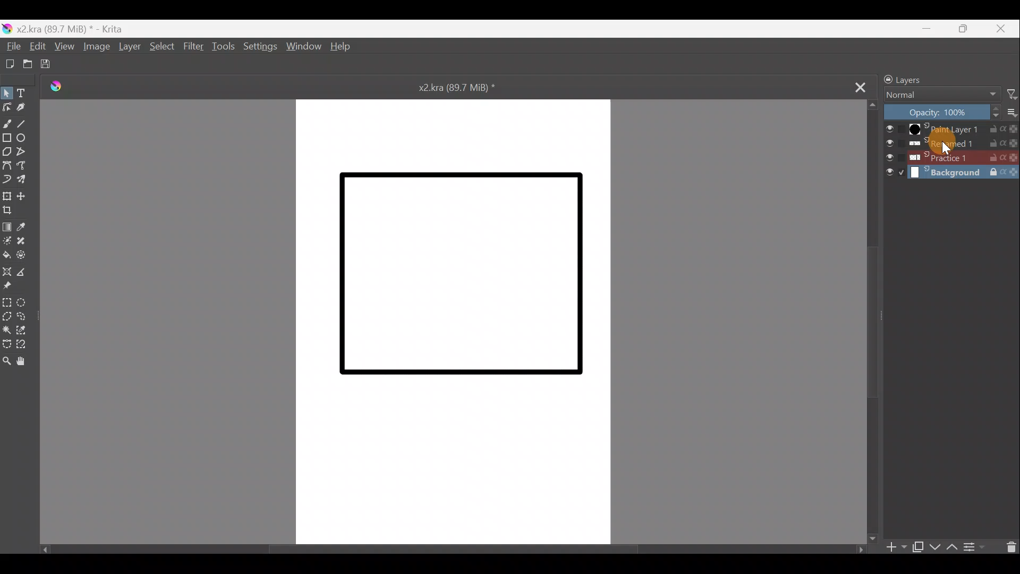  Describe the element at coordinates (950, 141) in the screenshot. I see `Renamed1` at that location.